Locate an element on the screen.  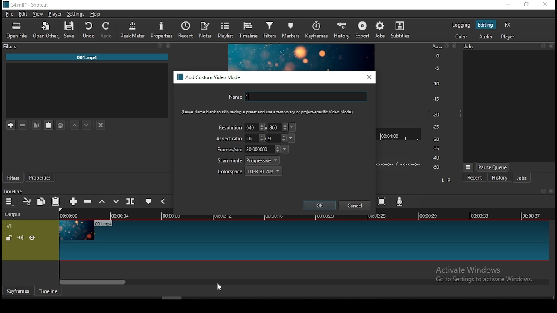
filter is located at coordinates (270, 30).